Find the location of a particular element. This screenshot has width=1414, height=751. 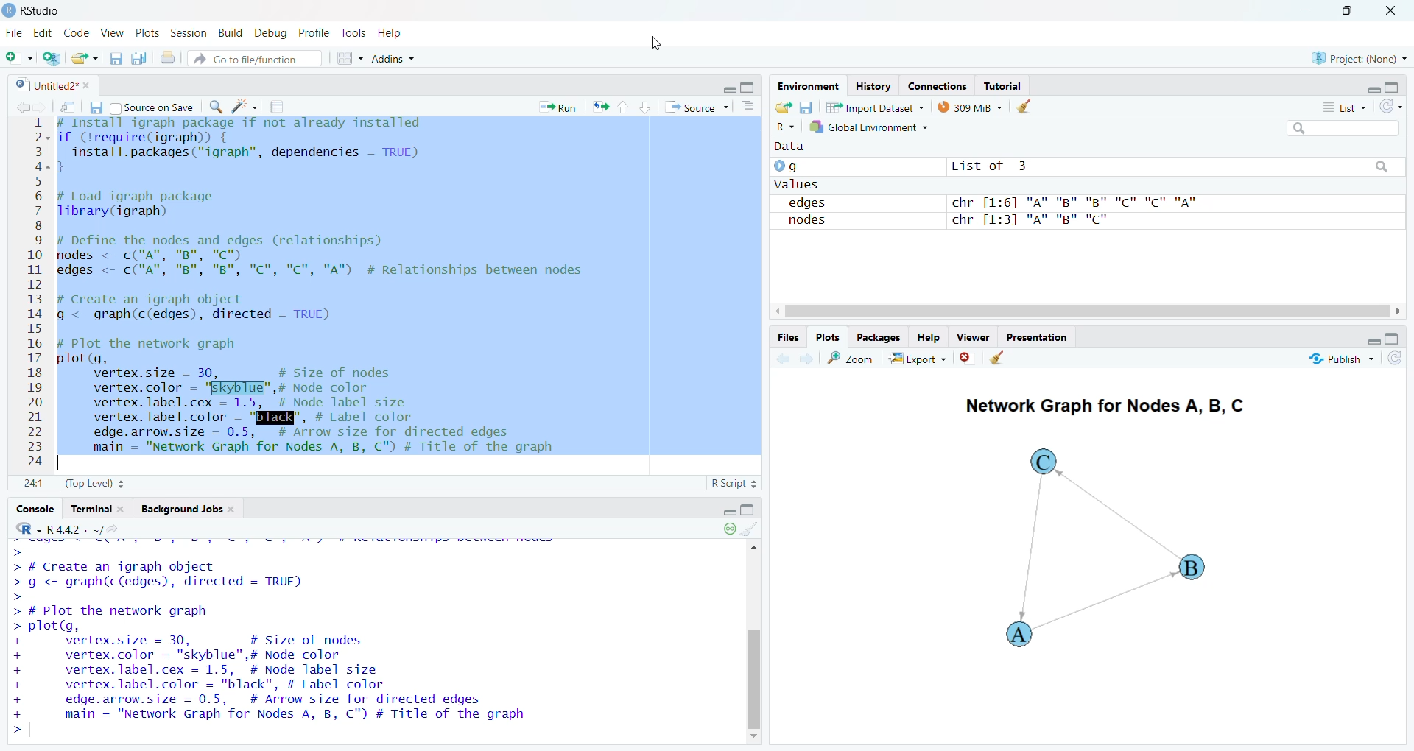

‘Global Environment is located at coordinates (870, 127).